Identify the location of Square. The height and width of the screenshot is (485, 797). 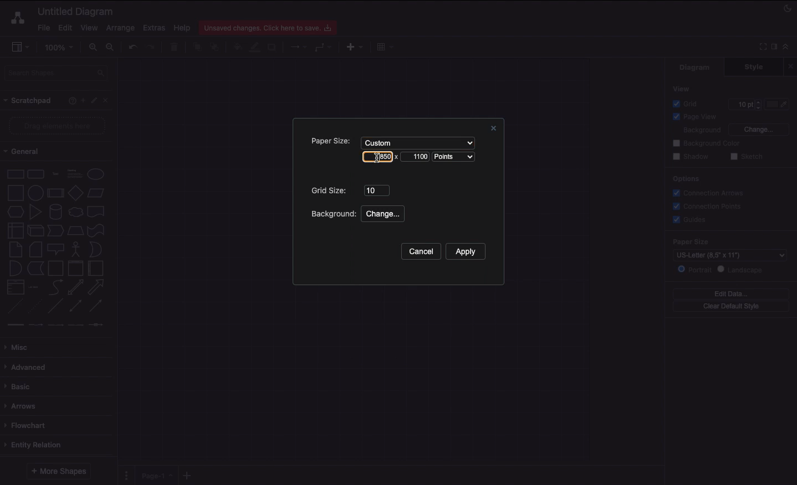
(14, 193).